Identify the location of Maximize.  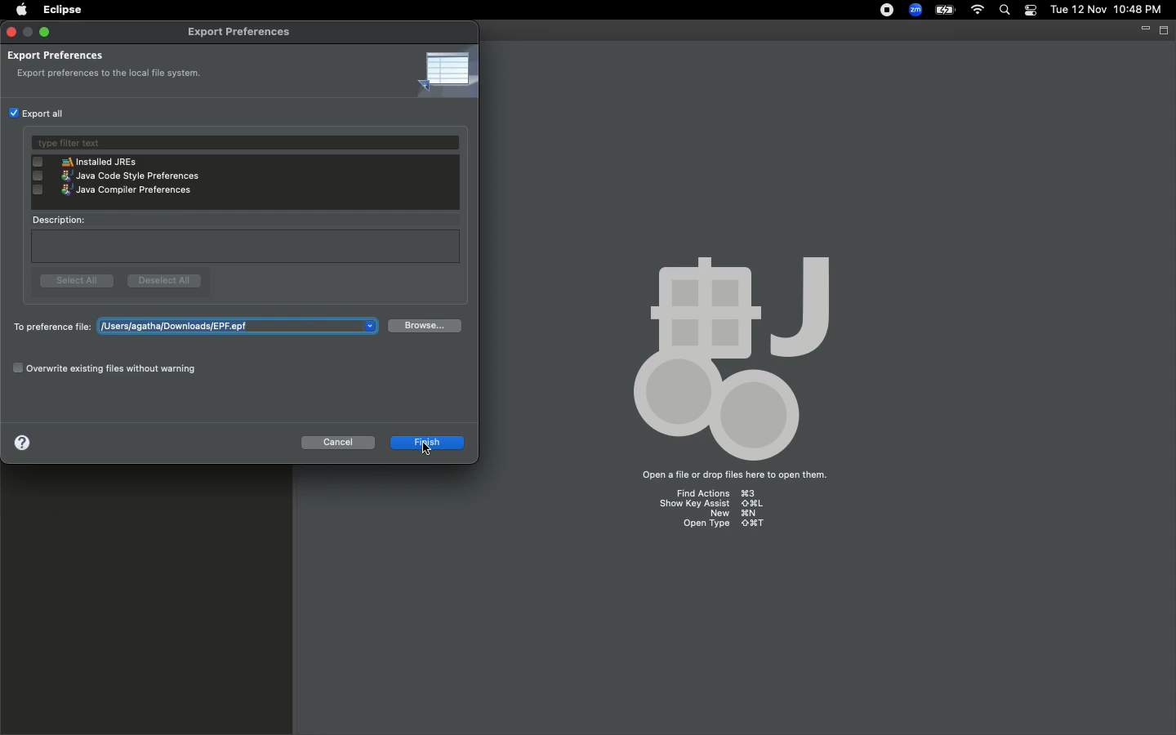
(44, 33).